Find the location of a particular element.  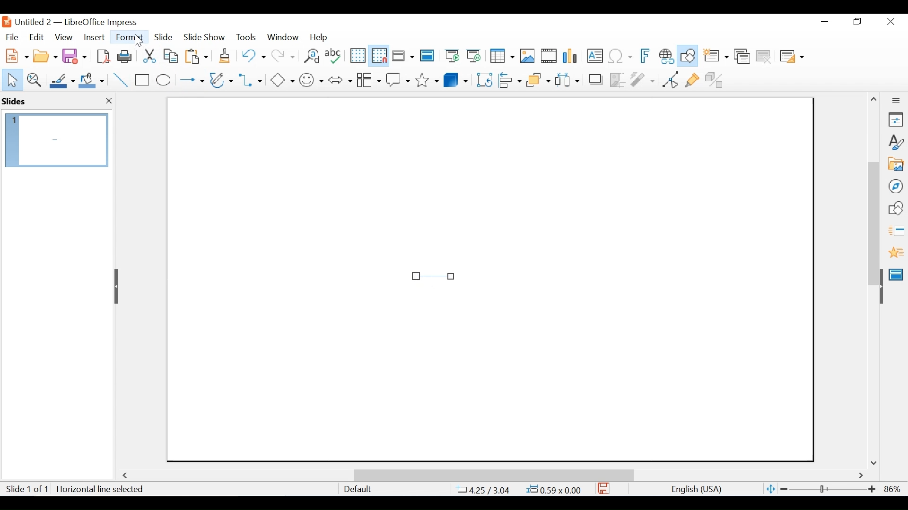

Zoom & Pan is located at coordinates (34, 79).